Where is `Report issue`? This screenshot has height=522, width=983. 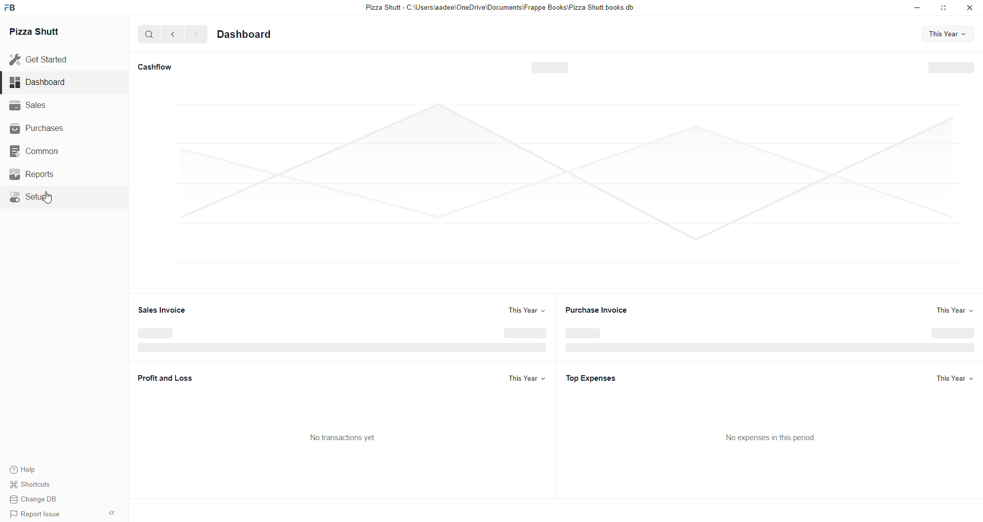 Report issue is located at coordinates (36, 515).